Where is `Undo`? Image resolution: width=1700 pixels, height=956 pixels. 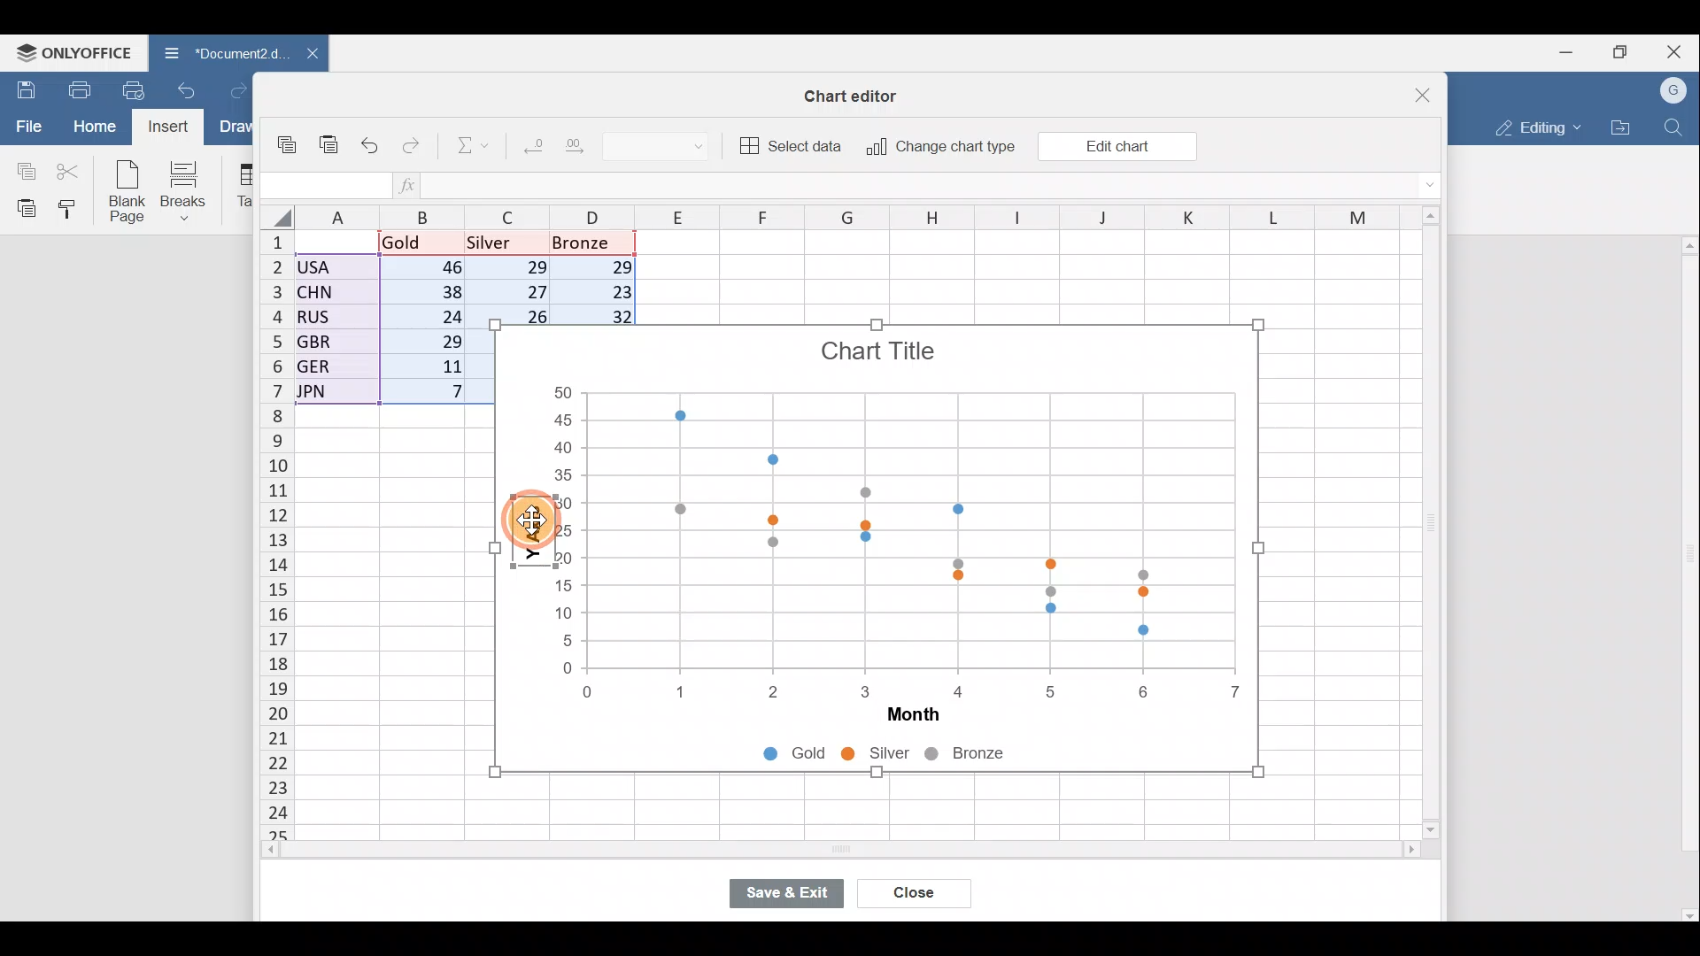
Undo is located at coordinates (371, 142).